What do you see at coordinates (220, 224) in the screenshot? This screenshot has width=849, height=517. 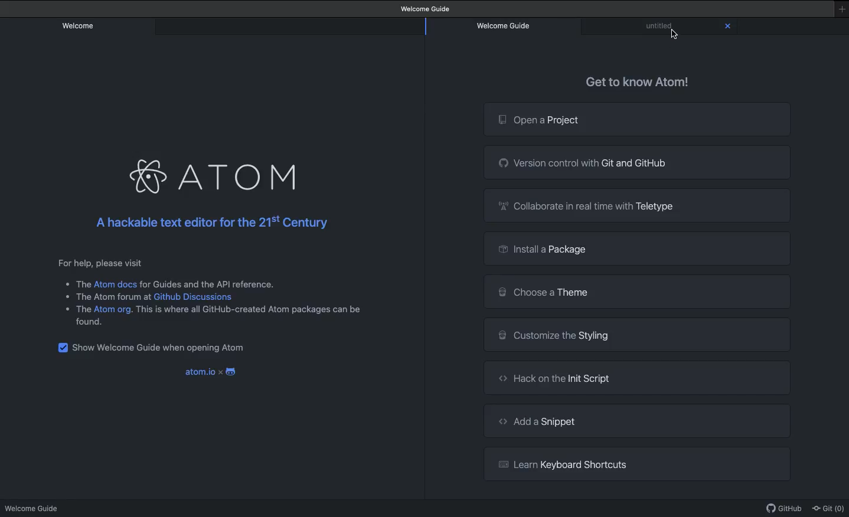 I see `A hackable text editor ` at bounding box center [220, 224].